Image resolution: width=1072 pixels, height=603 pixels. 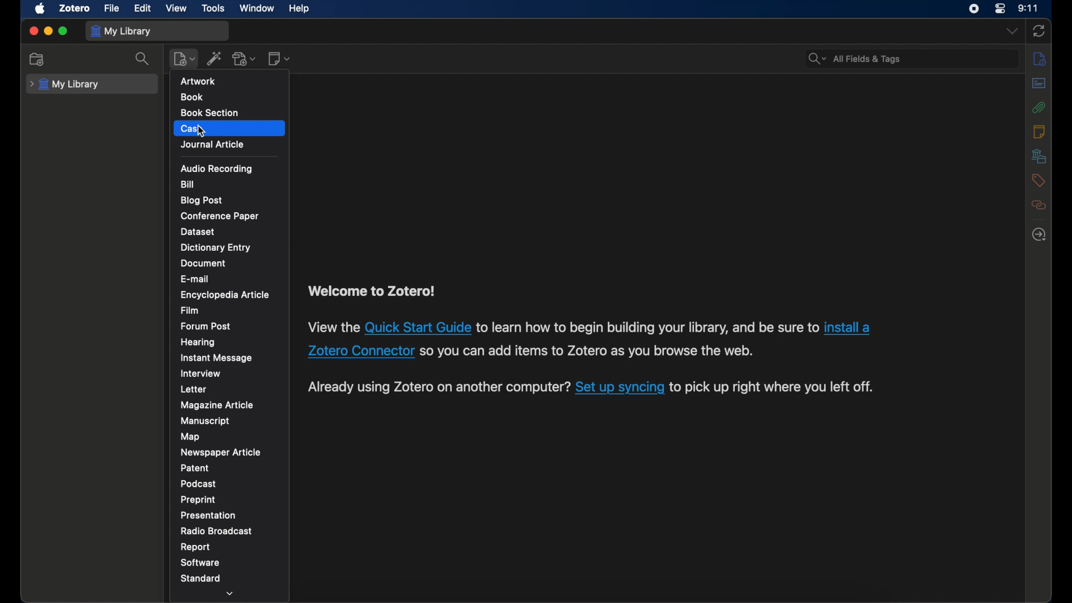 What do you see at coordinates (218, 216) in the screenshot?
I see `conference paper` at bounding box center [218, 216].